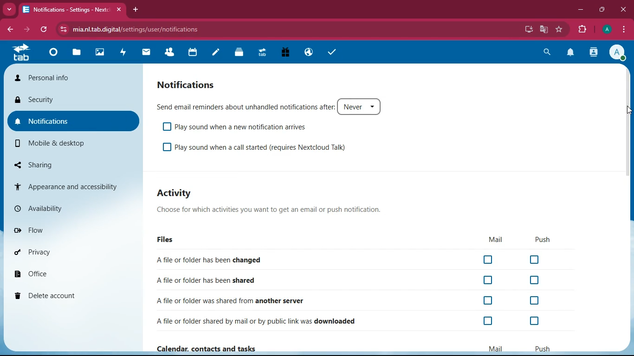 The width and height of the screenshot is (634, 356). What do you see at coordinates (513, 29) in the screenshot?
I see `password` at bounding box center [513, 29].